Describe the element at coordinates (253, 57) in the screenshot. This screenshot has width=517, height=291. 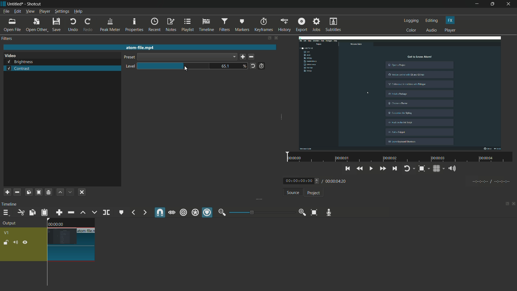
I see `delete` at that location.